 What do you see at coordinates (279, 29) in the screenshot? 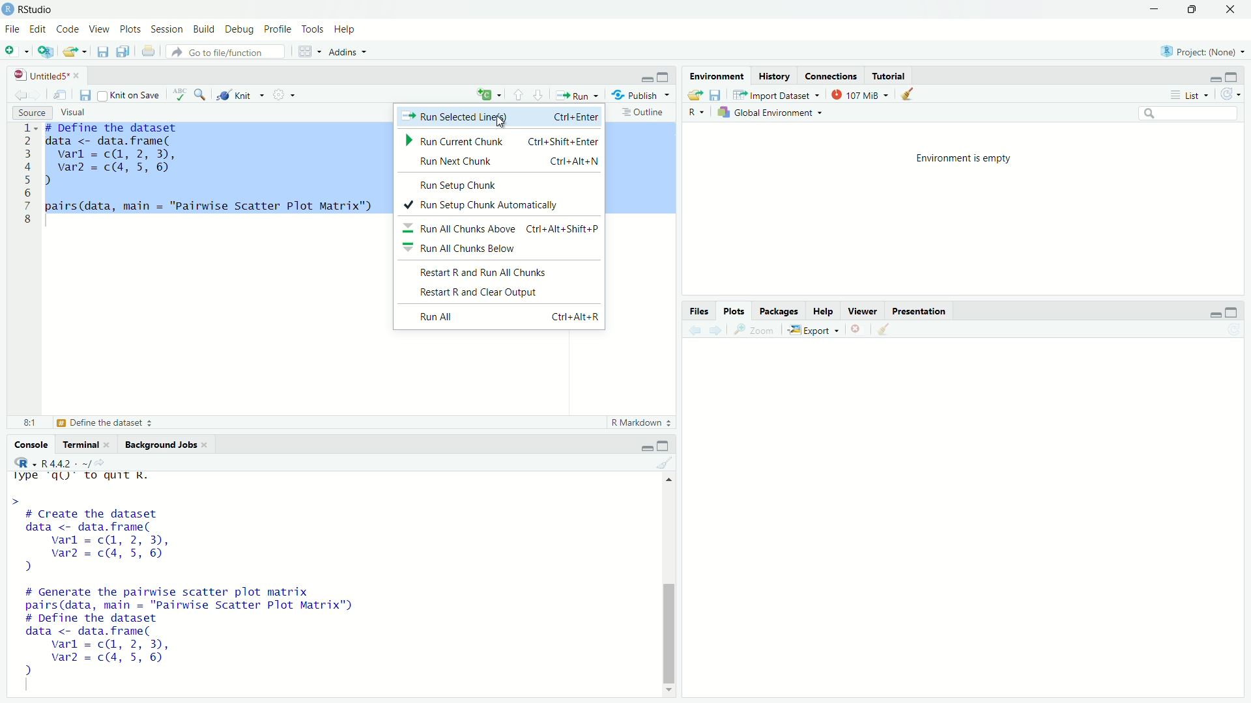
I see `Profile` at bounding box center [279, 29].